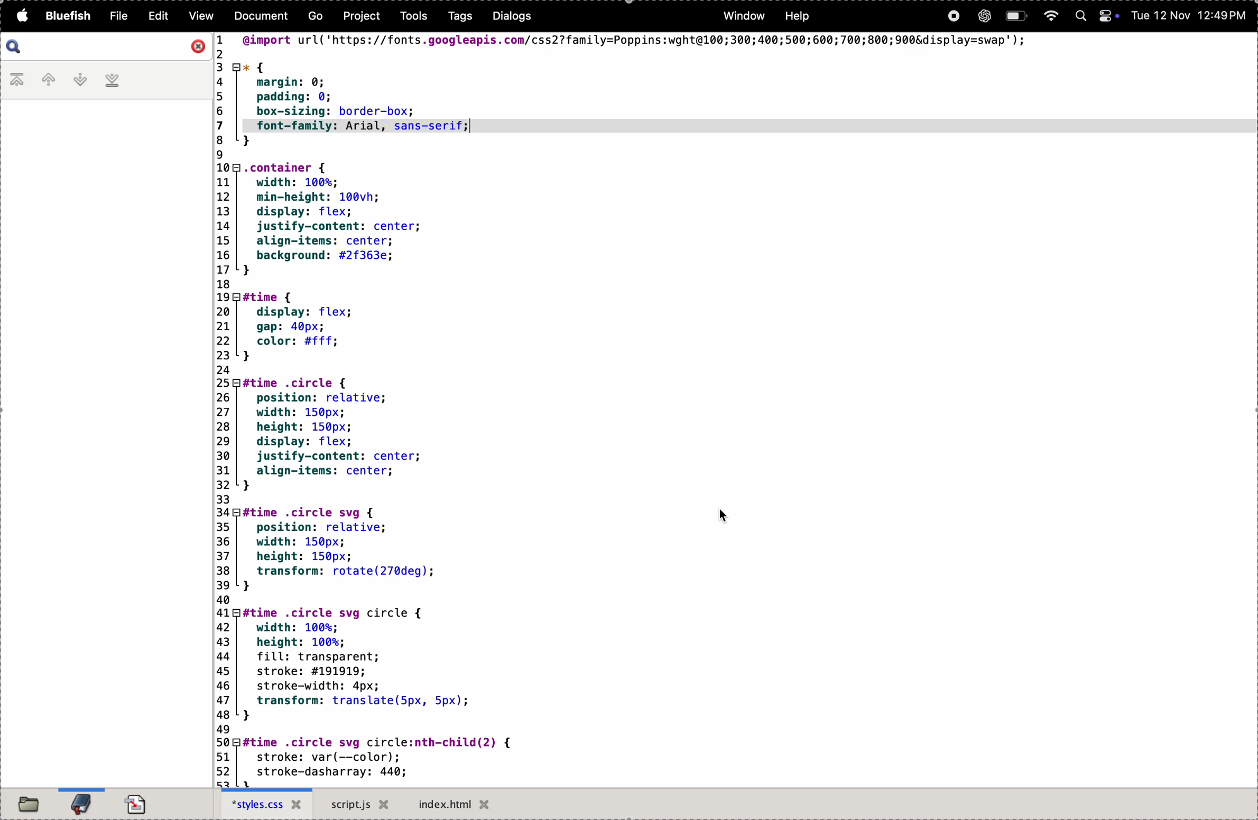  Describe the element at coordinates (455, 804) in the screenshot. I see `index .html` at that location.